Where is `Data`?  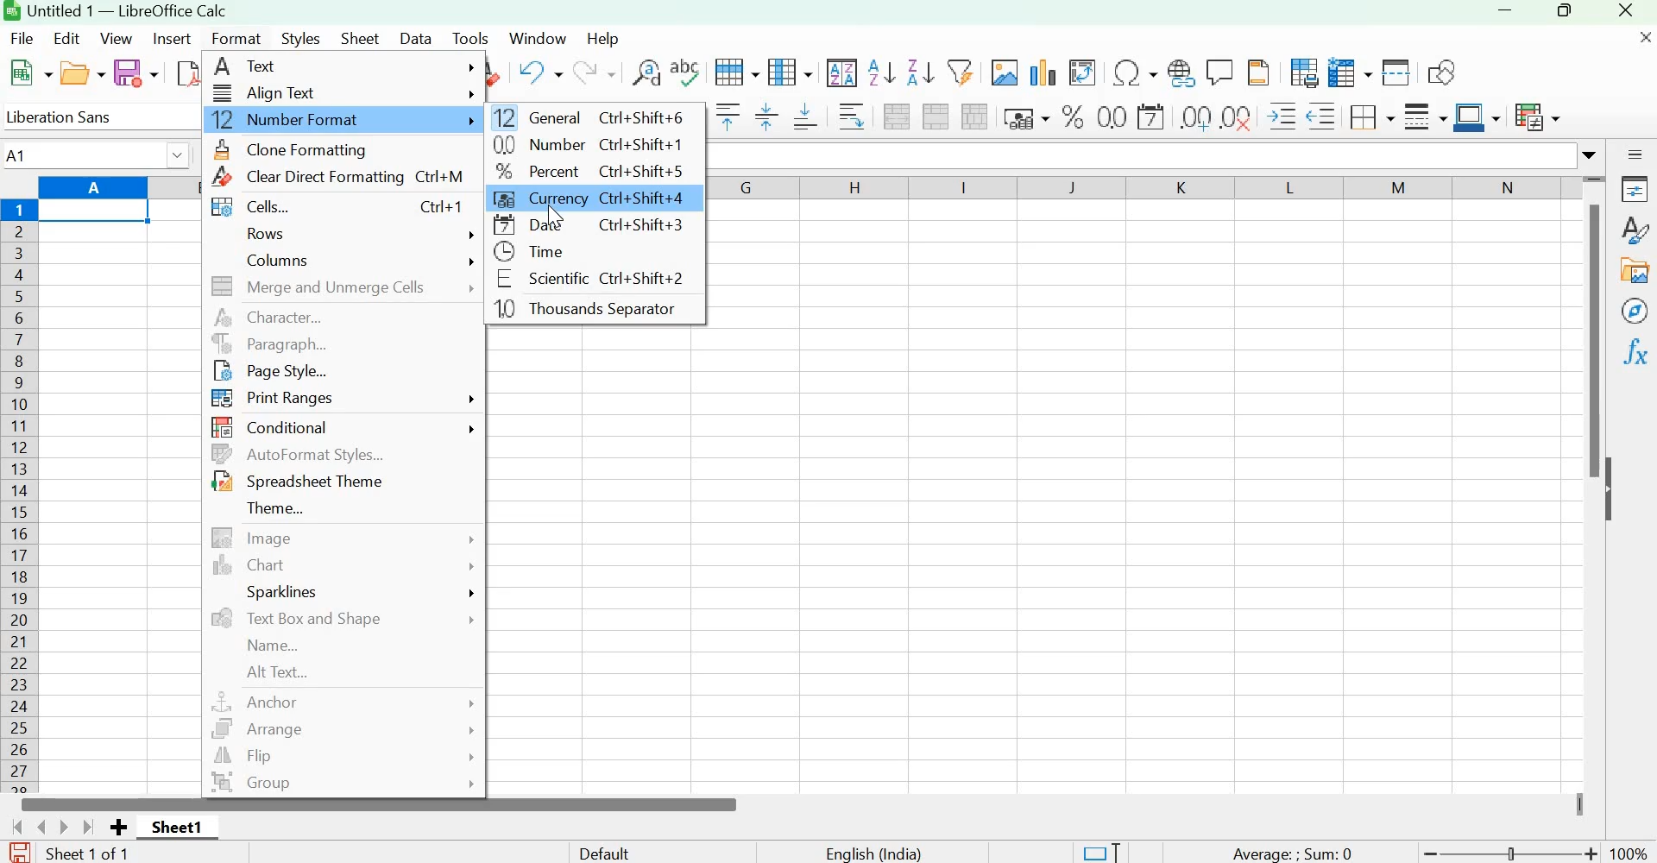 Data is located at coordinates (417, 37).